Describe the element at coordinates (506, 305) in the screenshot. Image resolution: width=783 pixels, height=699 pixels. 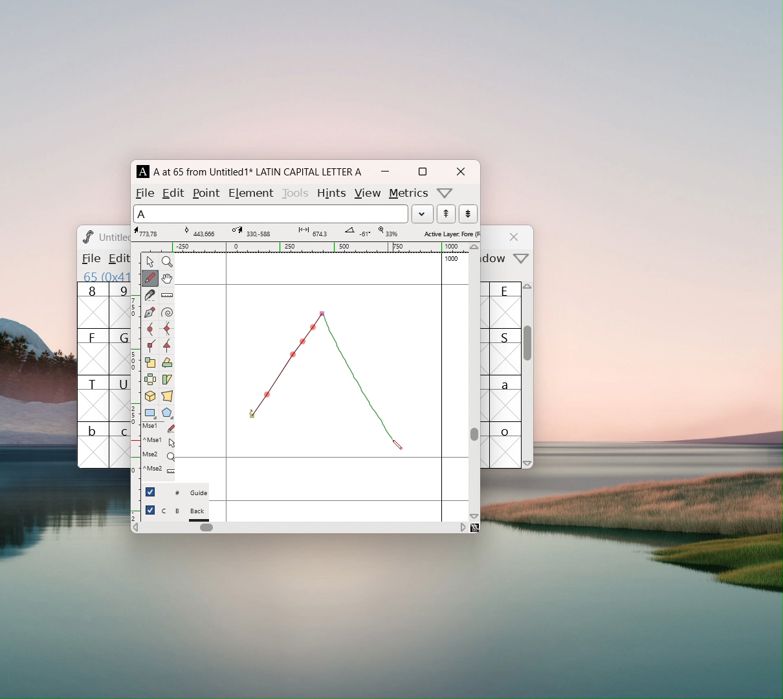
I see `E` at that location.